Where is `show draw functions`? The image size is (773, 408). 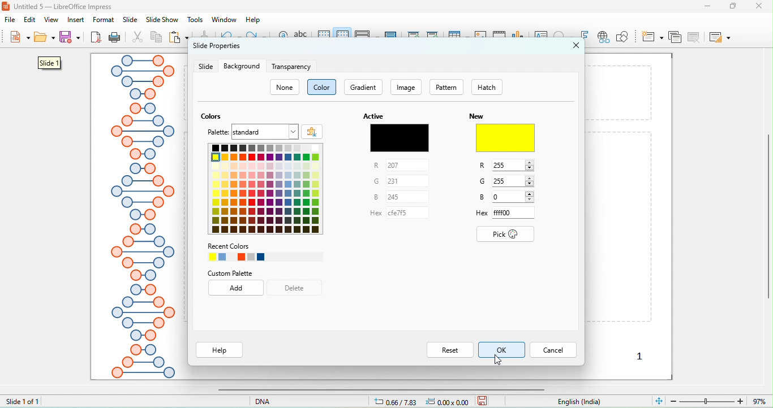
show draw functions is located at coordinates (622, 37).